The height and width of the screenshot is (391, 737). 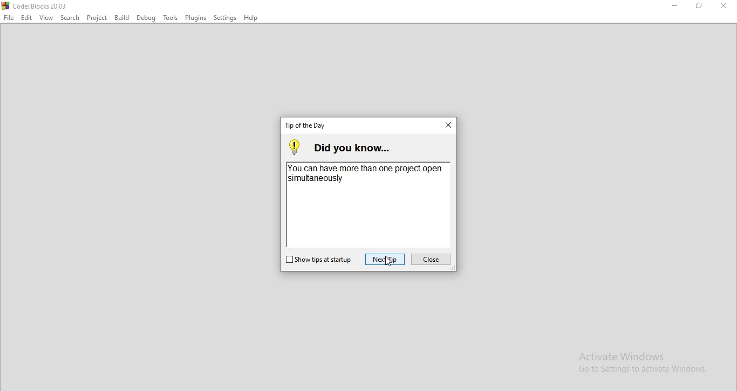 What do you see at coordinates (96, 18) in the screenshot?
I see `Project` at bounding box center [96, 18].